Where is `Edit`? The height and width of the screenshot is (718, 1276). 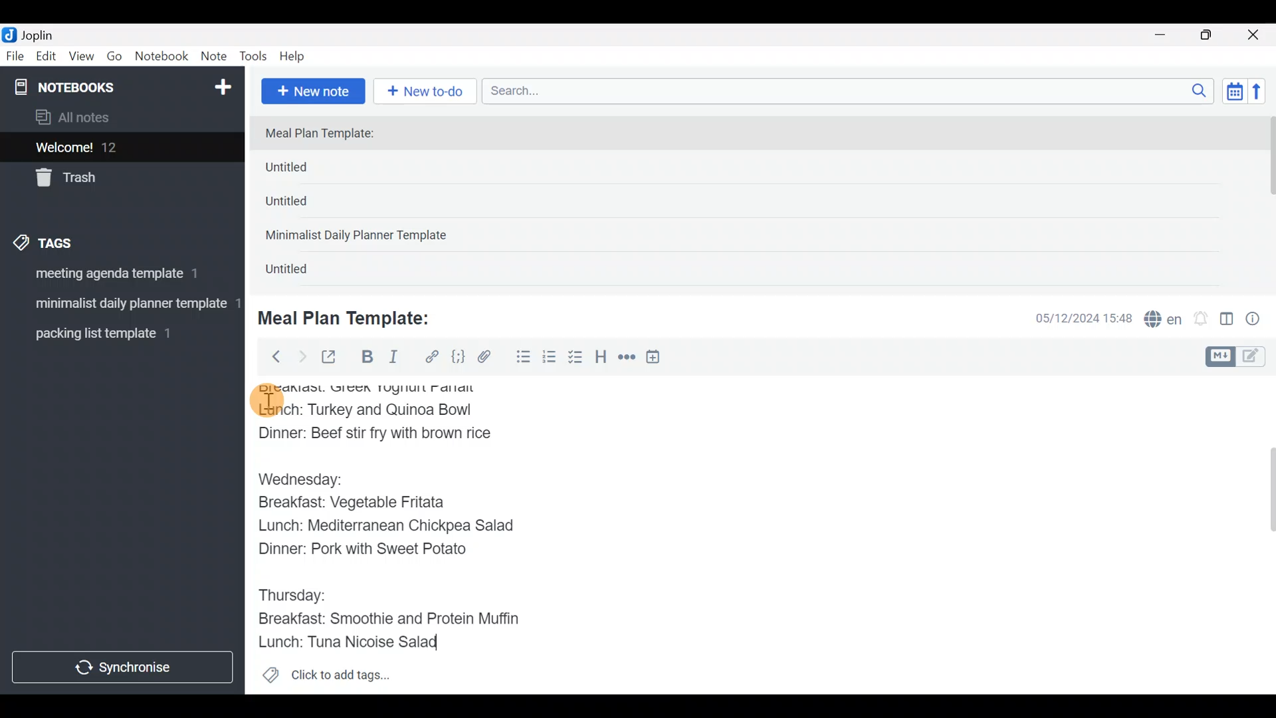 Edit is located at coordinates (47, 59).